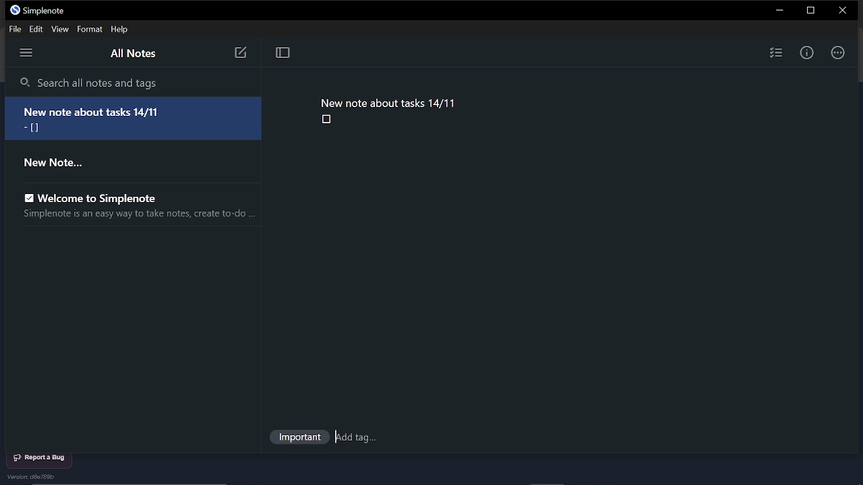  What do you see at coordinates (96, 198) in the screenshot?
I see `Welcome to Simplenote` at bounding box center [96, 198].